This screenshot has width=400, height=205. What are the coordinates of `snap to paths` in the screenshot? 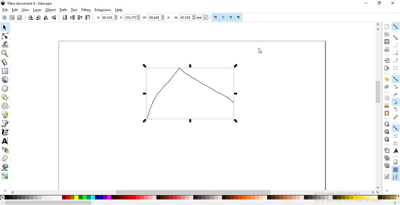 It's located at (395, 87).